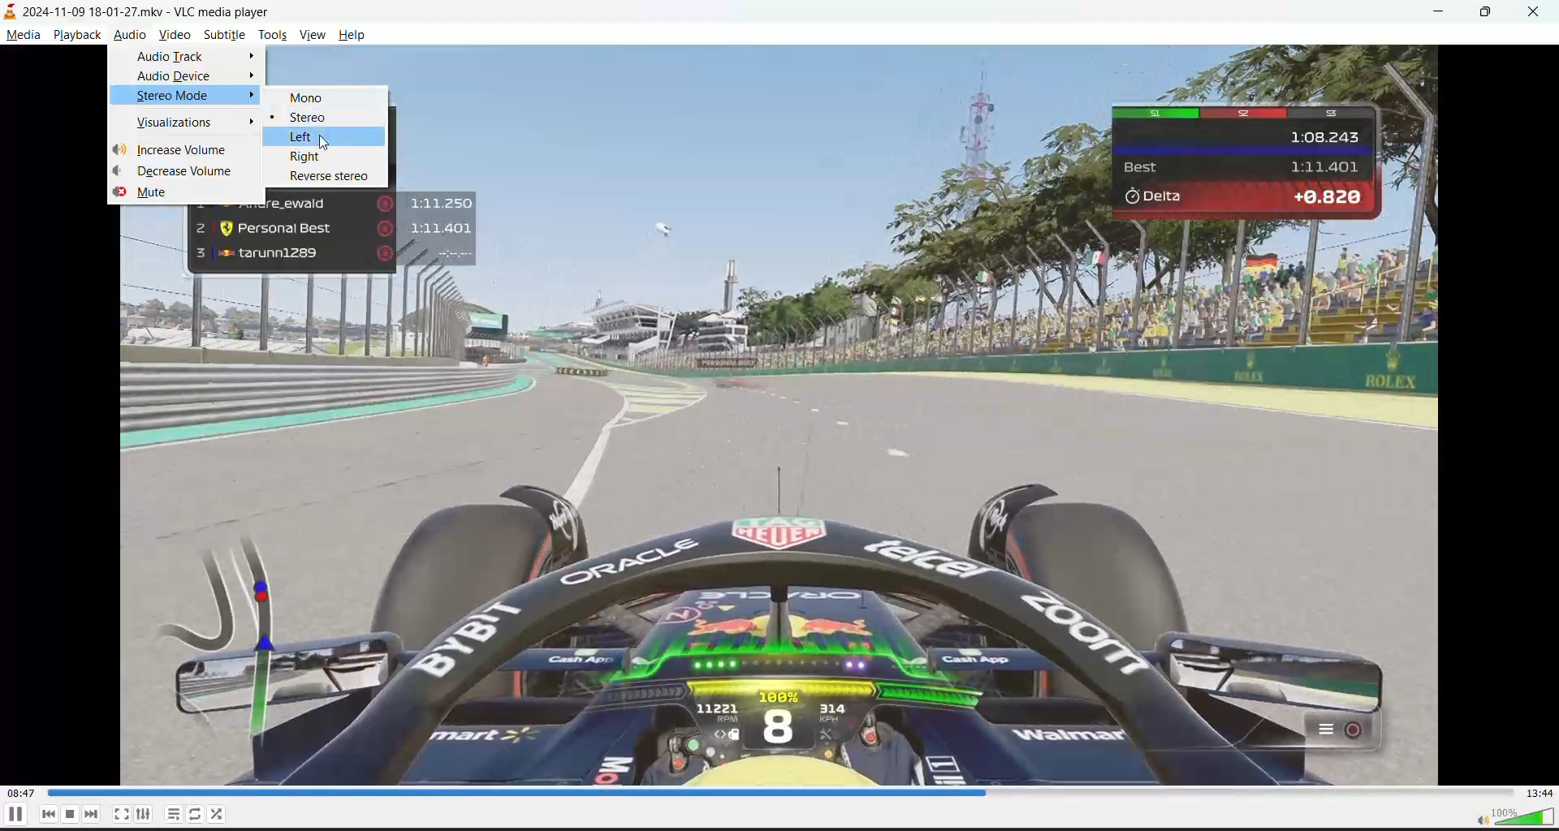  Describe the element at coordinates (307, 117) in the screenshot. I see `stereo` at that location.